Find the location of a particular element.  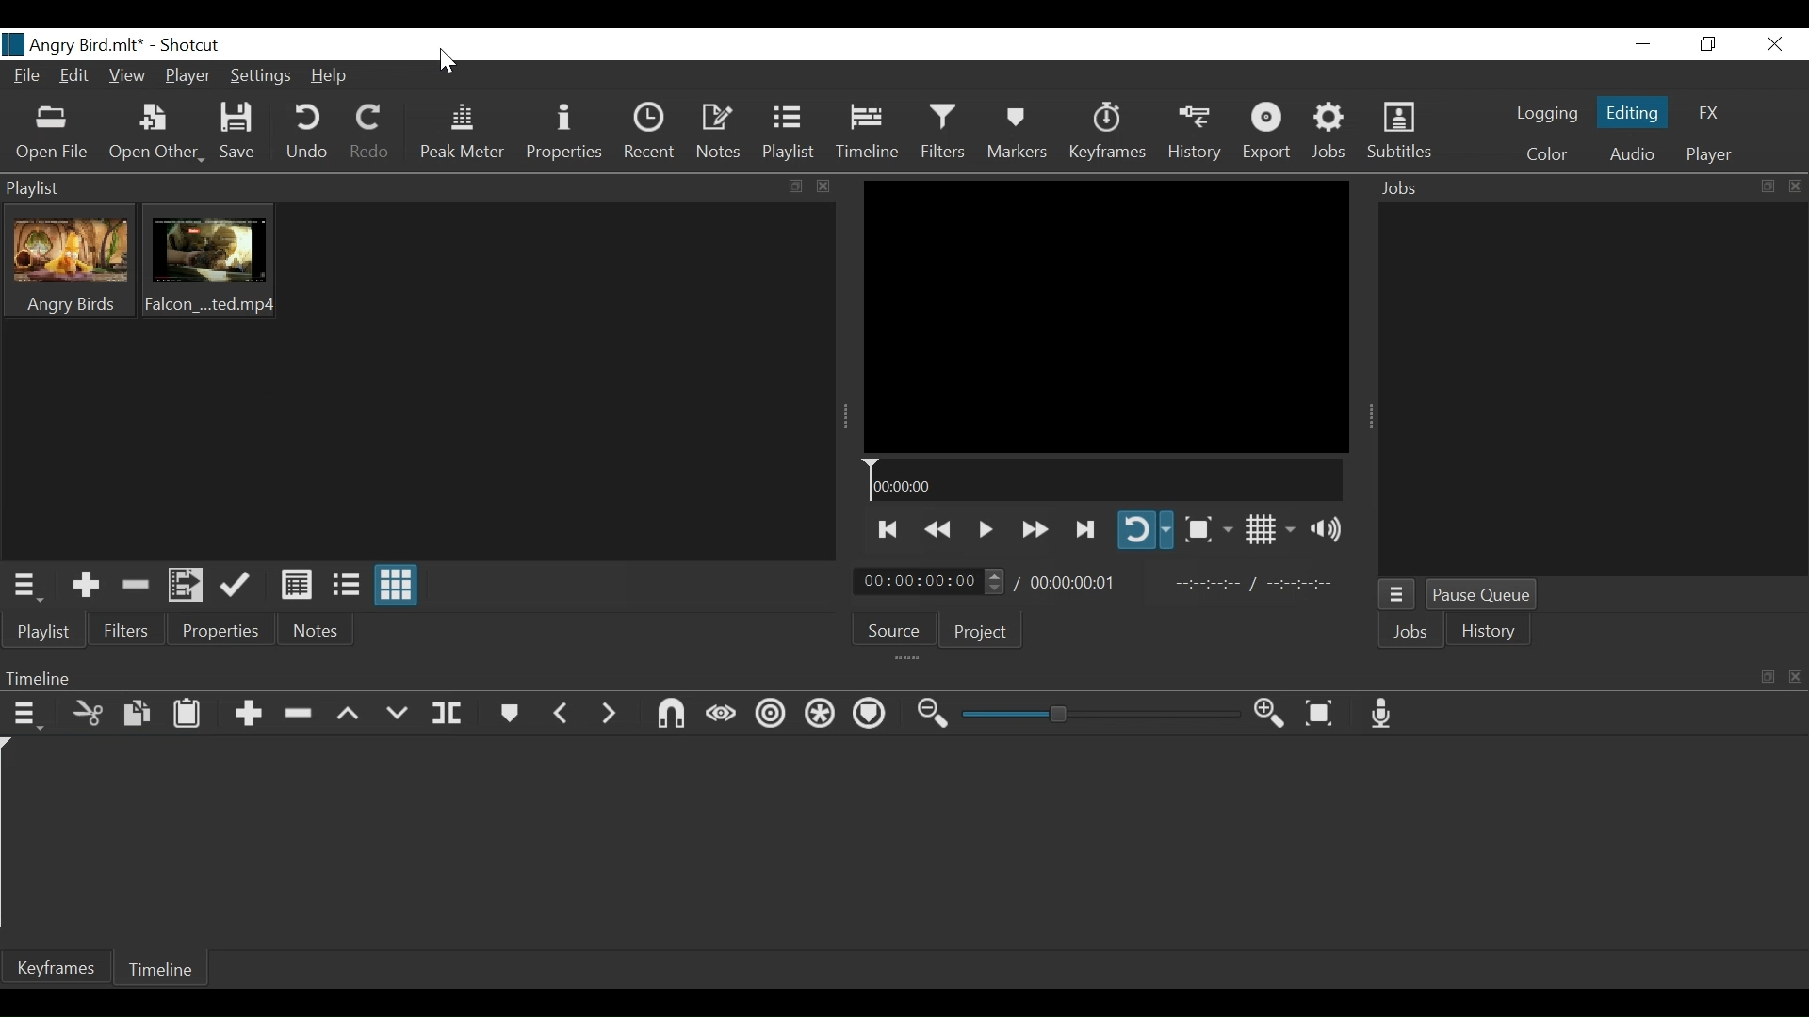

History is located at coordinates (1194, 133).